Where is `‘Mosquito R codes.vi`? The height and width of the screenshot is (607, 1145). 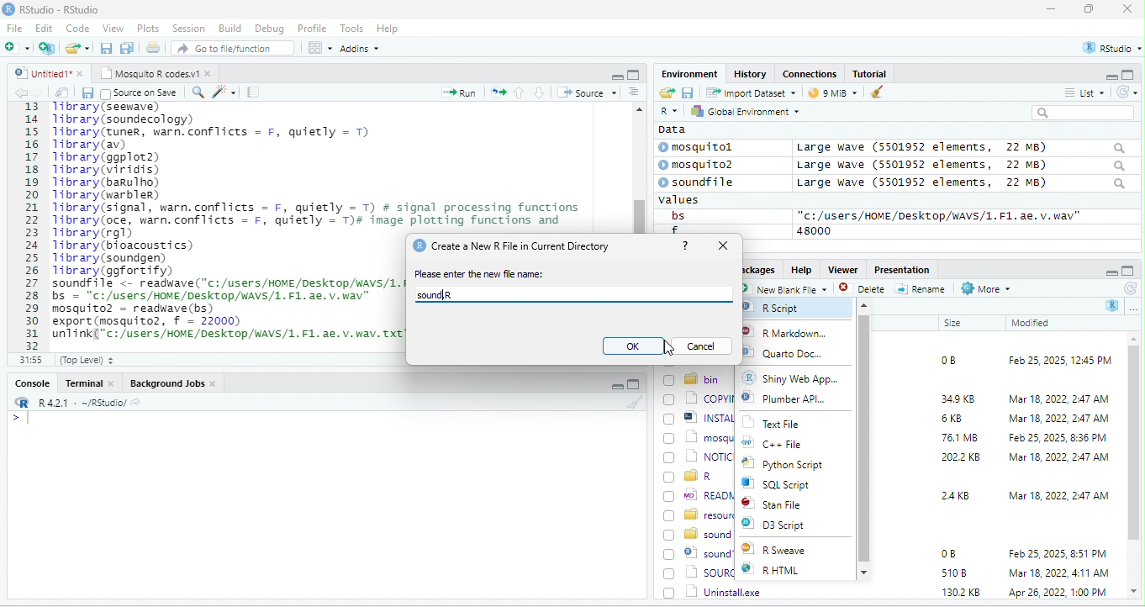 ‘Mosquito R codes.vi is located at coordinates (152, 72).